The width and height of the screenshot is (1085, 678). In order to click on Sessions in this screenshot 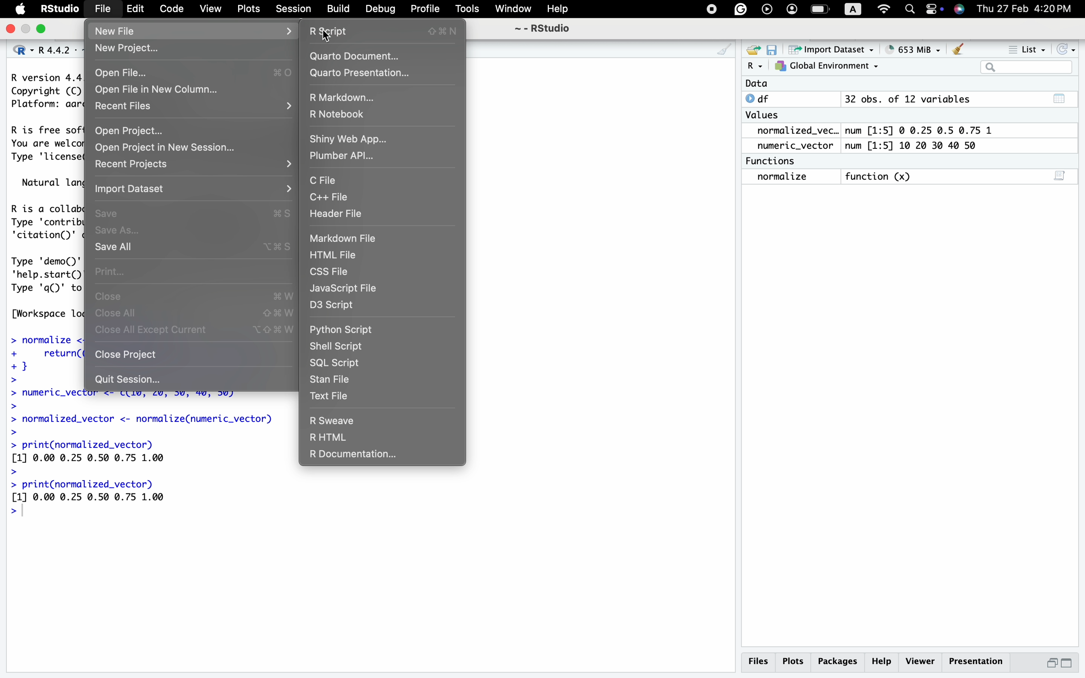, I will do `click(295, 10)`.